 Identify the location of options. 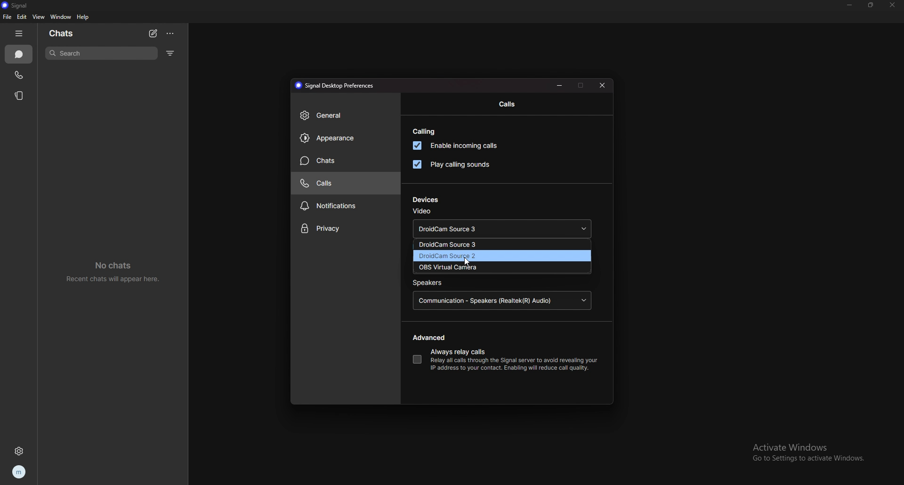
(171, 34).